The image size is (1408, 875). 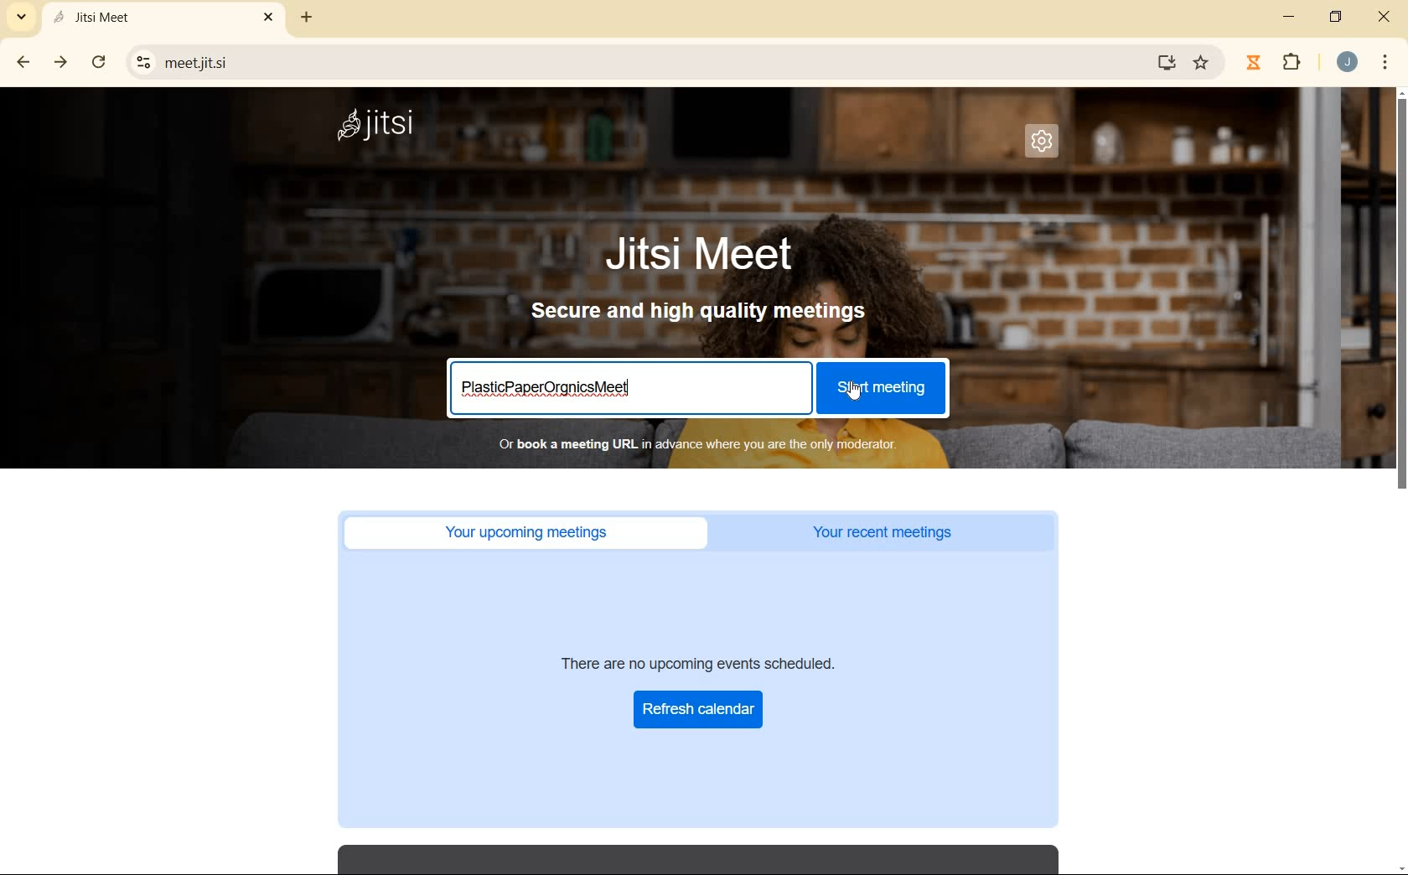 I want to click on current open tan, so click(x=167, y=18).